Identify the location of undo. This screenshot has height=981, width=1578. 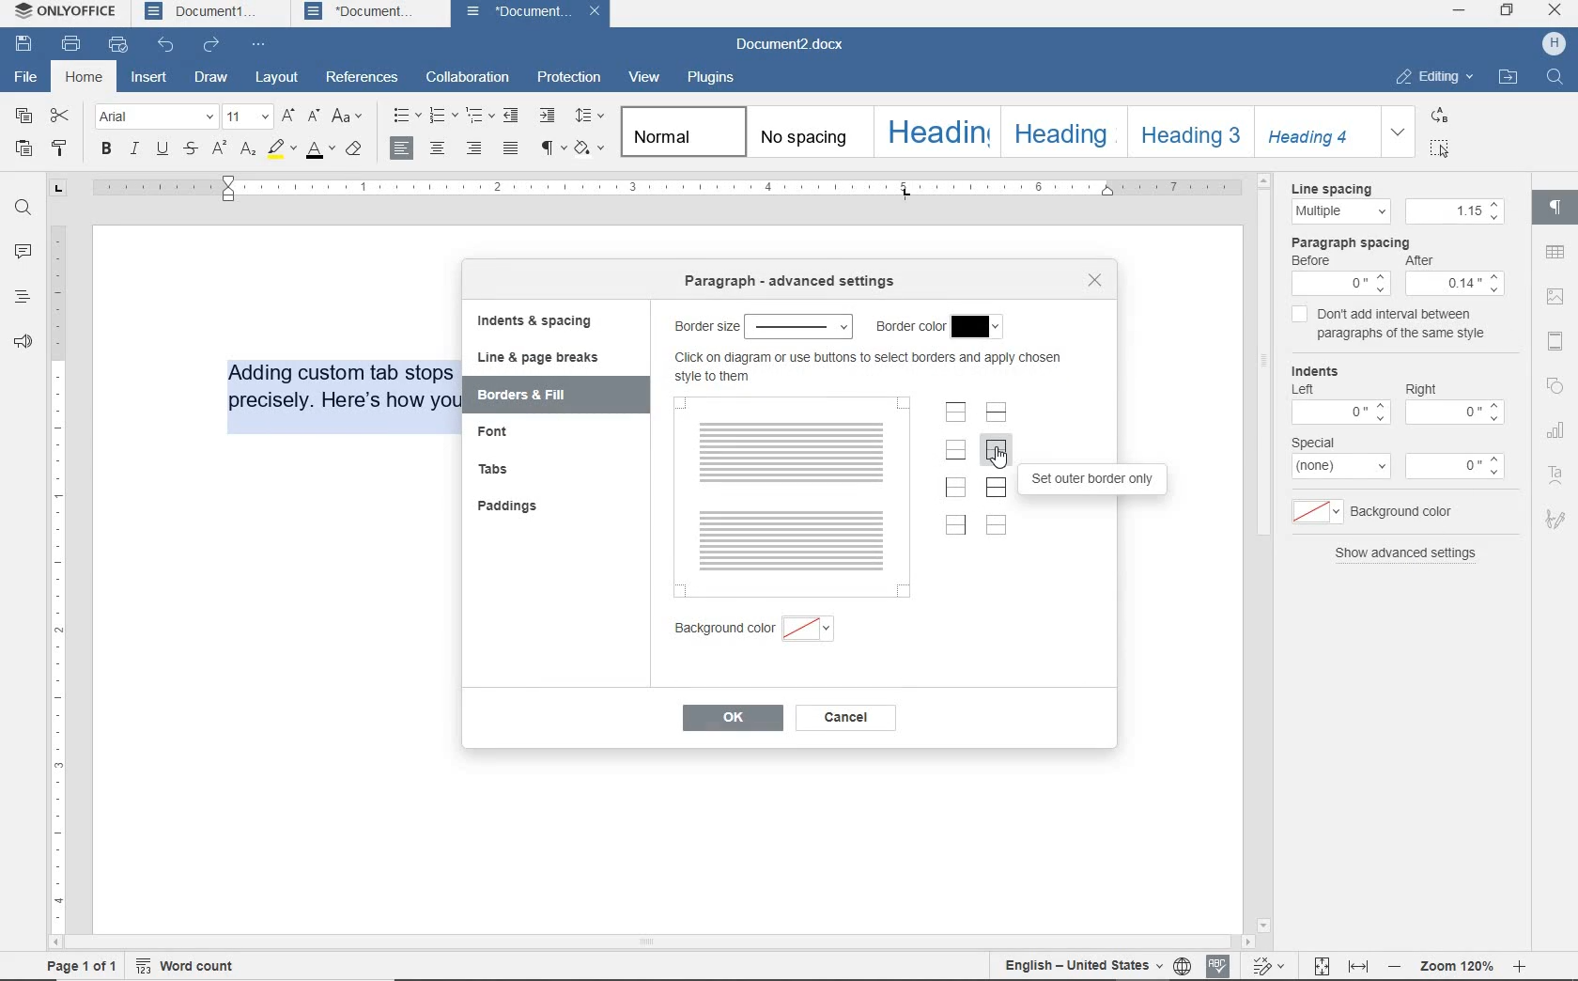
(166, 47).